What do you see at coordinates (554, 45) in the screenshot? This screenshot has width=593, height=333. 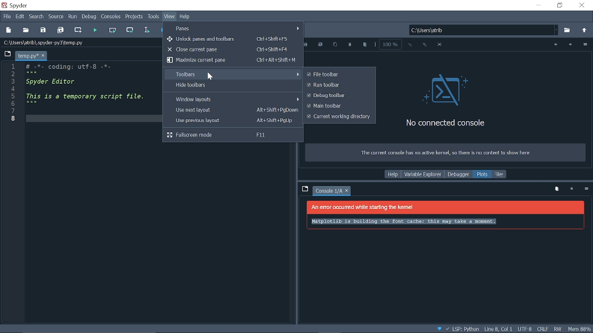 I see `Previous plot` at bounding box center [554, 45].